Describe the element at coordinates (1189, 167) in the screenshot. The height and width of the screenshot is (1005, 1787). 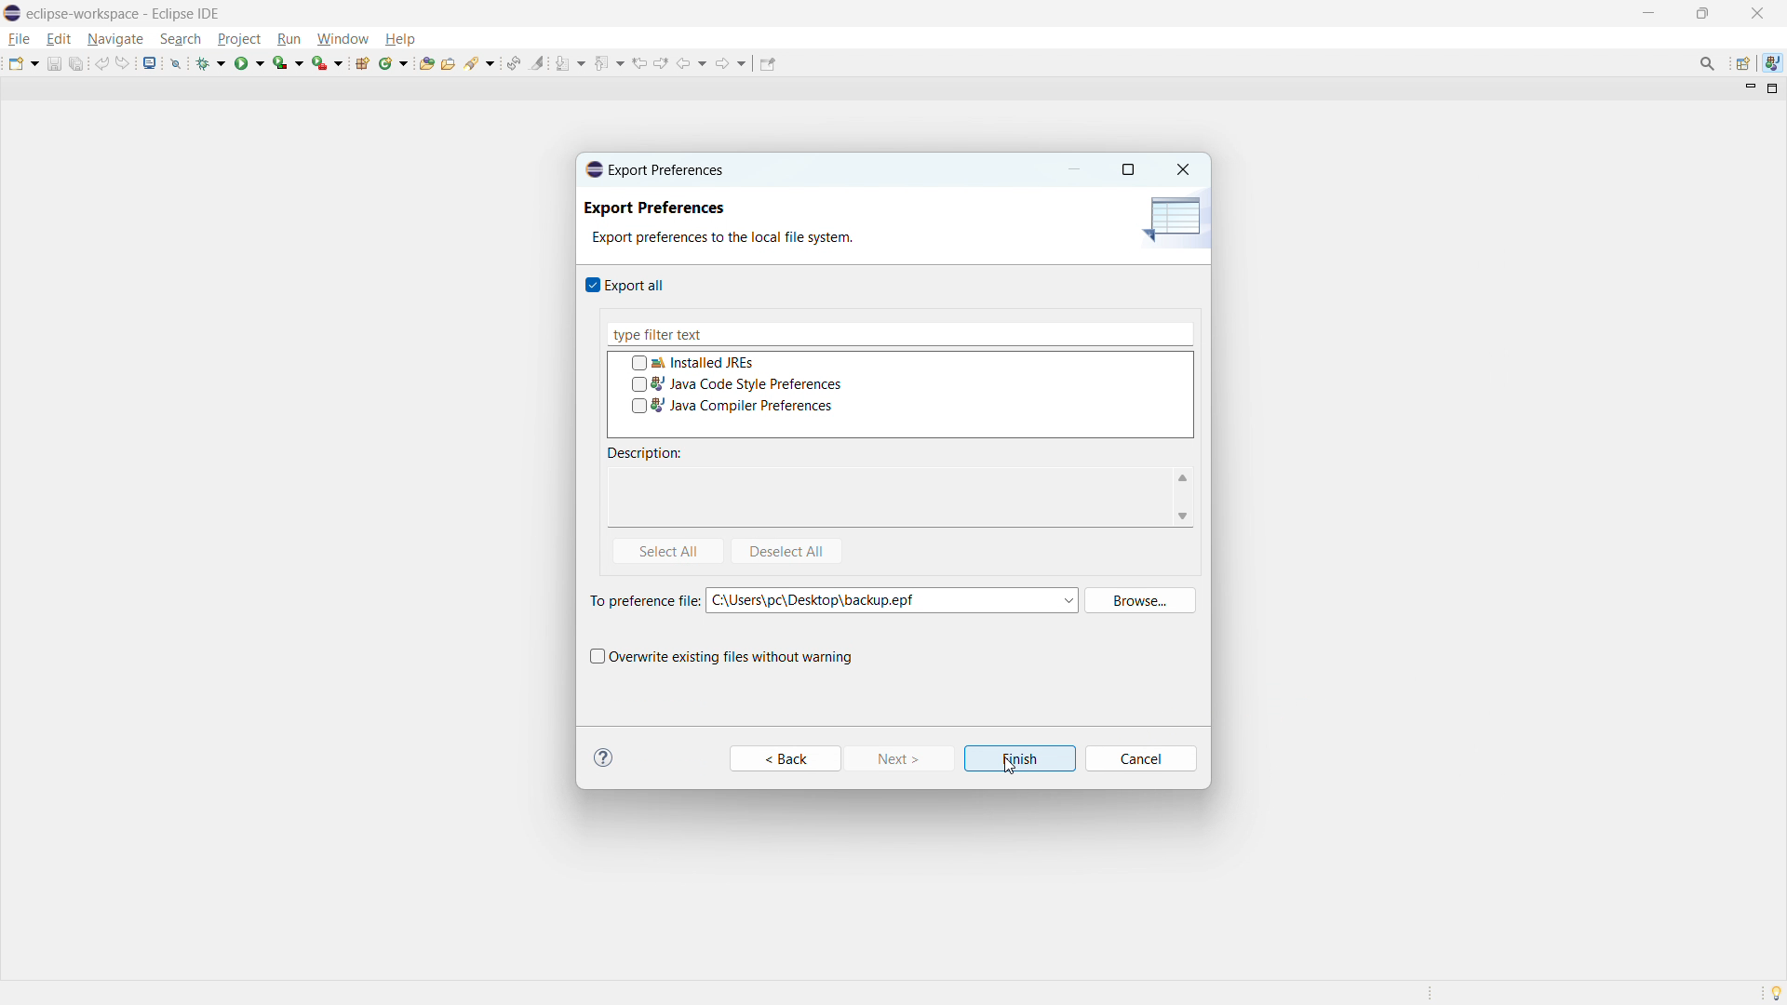
I see `Close` at that location.